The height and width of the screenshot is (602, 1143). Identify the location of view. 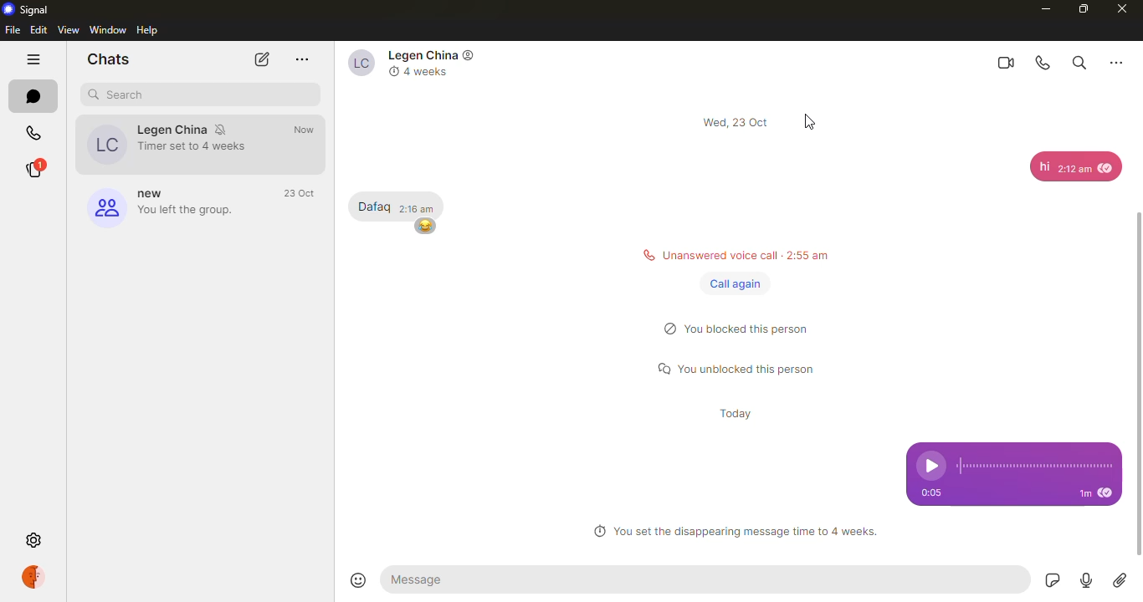
(68, 30).